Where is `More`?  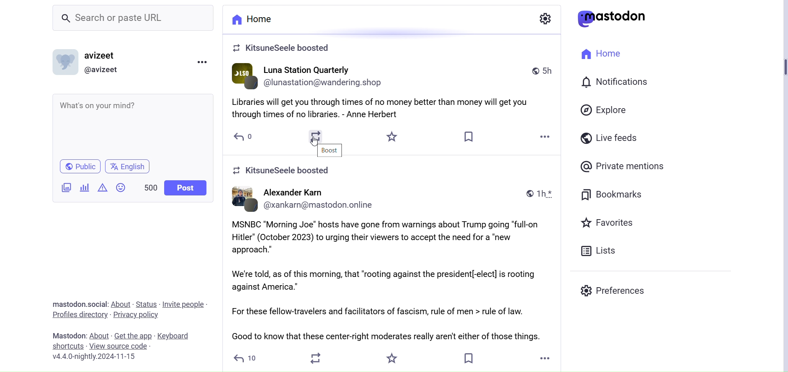 More is located at coordinates (546, 136).